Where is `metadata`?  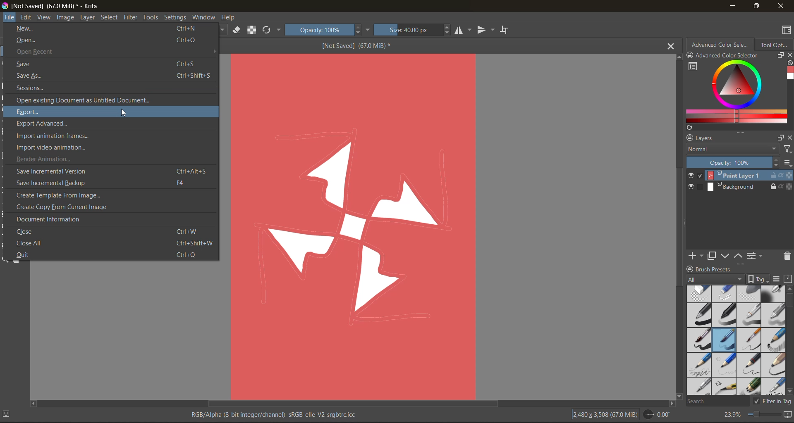
metadata is located at coordinates (278, 413).